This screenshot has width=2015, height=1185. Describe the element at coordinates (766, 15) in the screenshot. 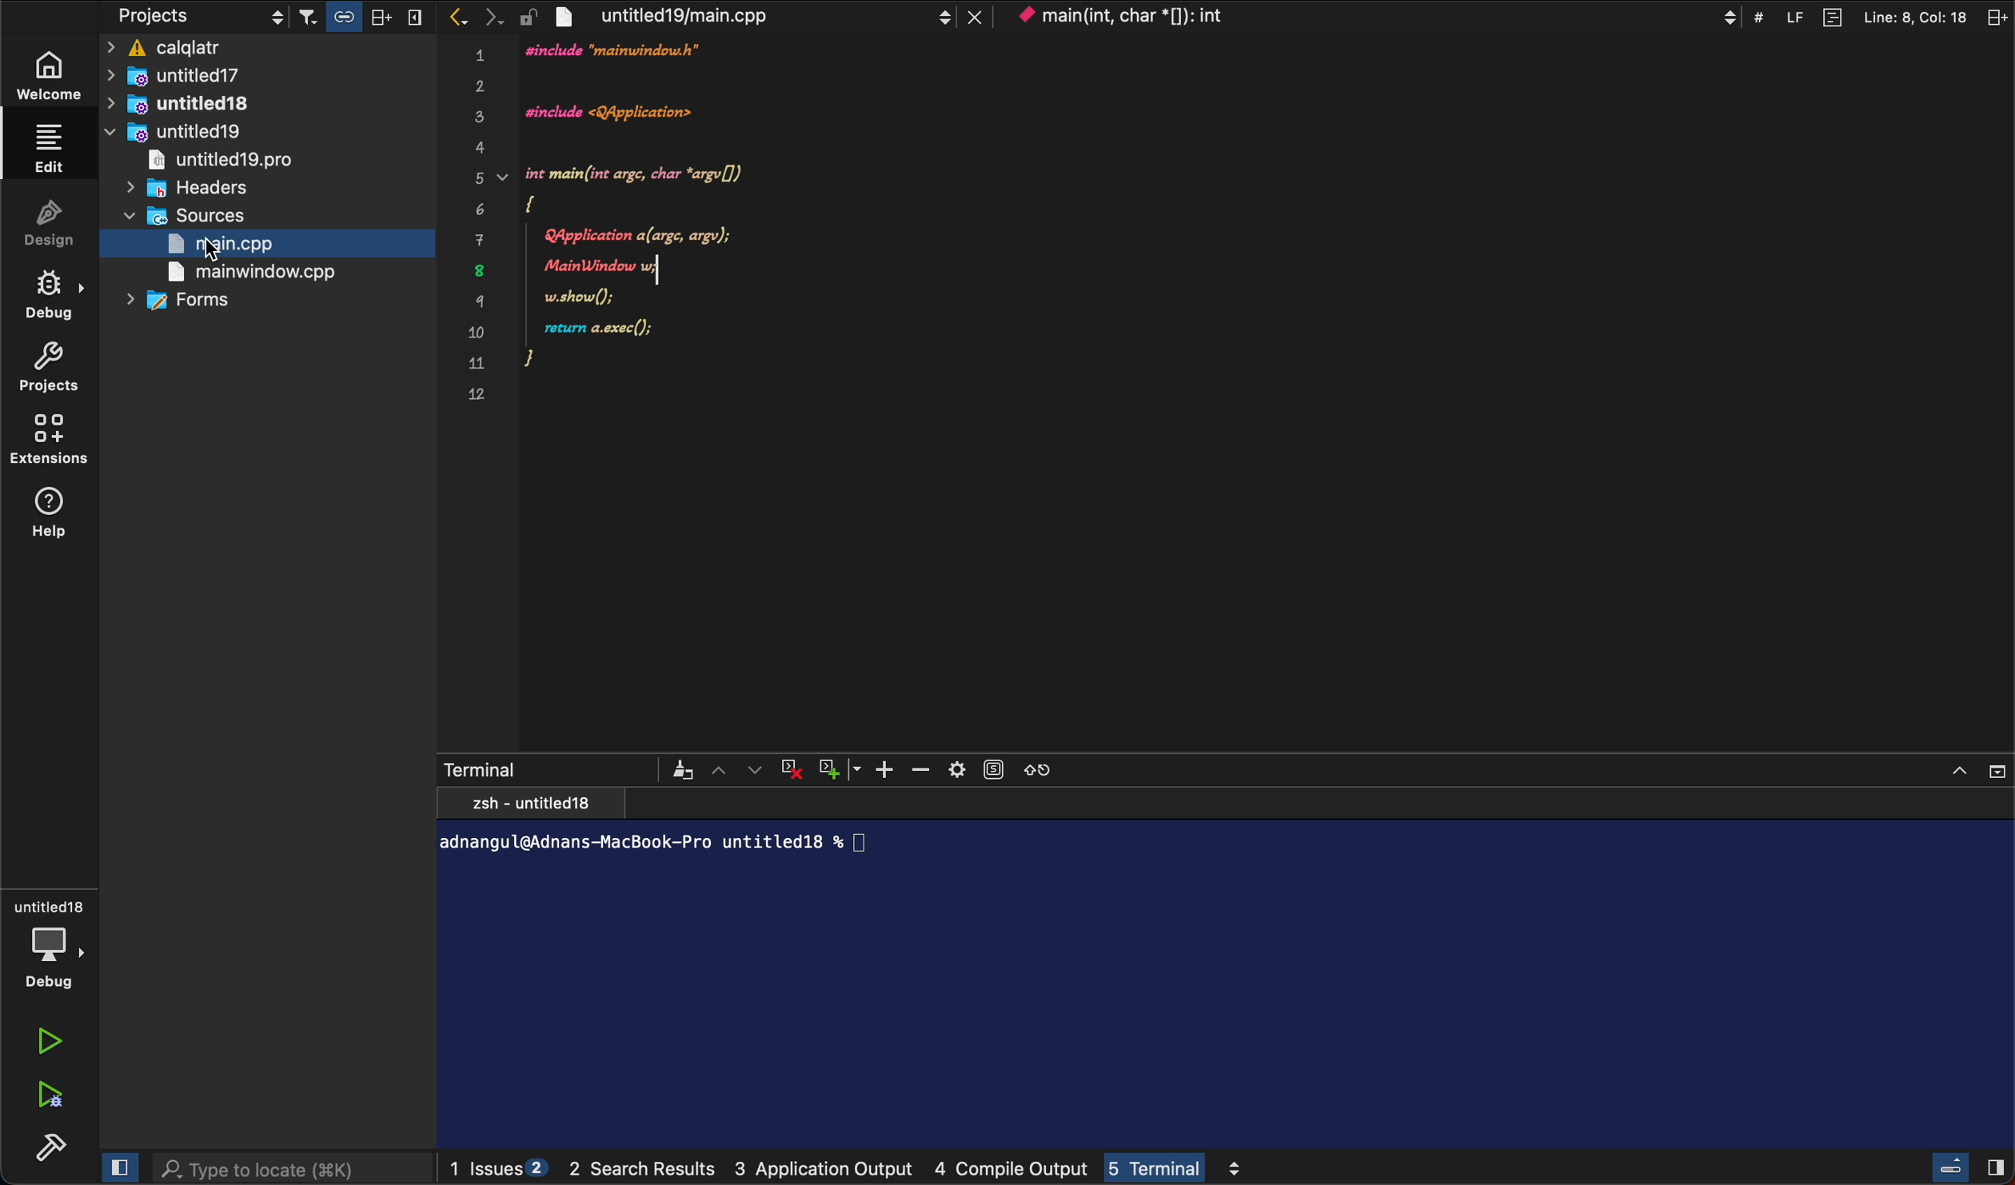

I see `file tab` at that location.